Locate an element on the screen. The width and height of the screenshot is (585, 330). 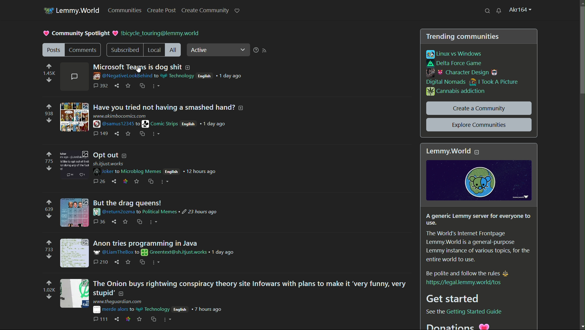
link is located at coordinates (463, 282).